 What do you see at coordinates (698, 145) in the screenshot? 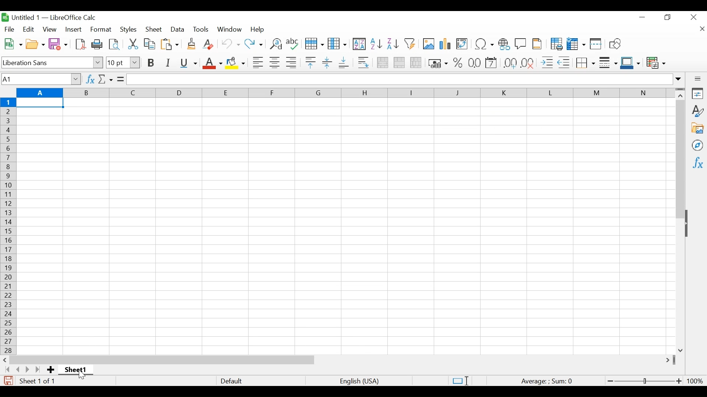
I see `Navigator` at bounding box center [698, 145].